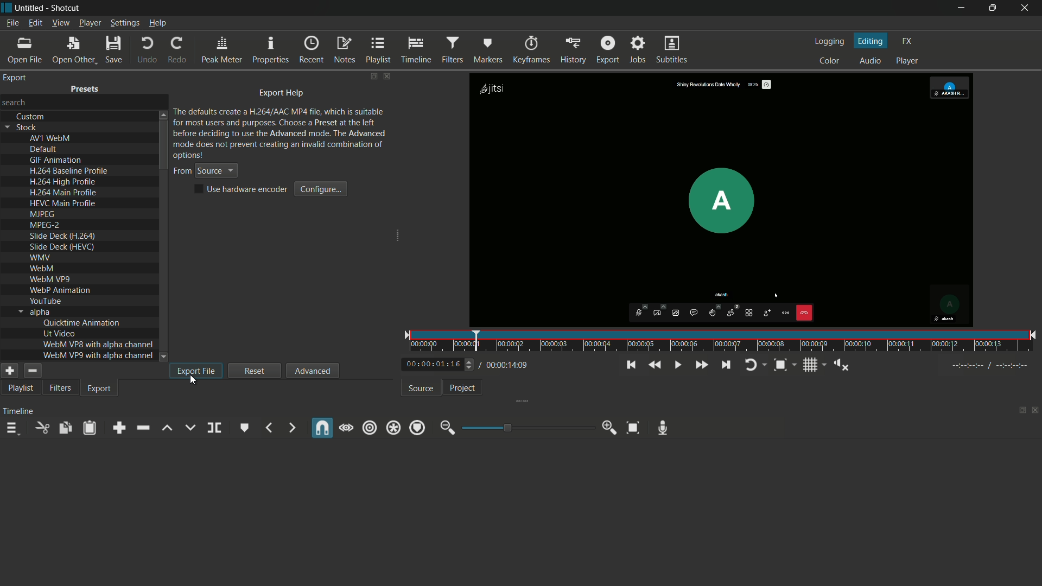  What do you see at coordinates (574, 50) in the screenshot?
I see `export` at bounding box center [574, 50].